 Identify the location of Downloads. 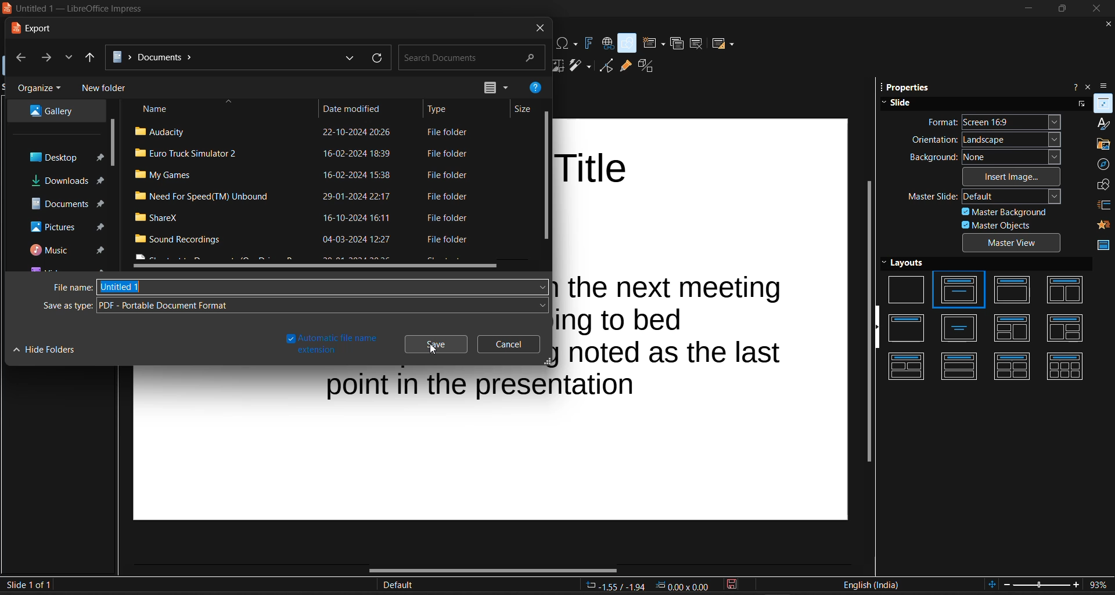
(66, 180).